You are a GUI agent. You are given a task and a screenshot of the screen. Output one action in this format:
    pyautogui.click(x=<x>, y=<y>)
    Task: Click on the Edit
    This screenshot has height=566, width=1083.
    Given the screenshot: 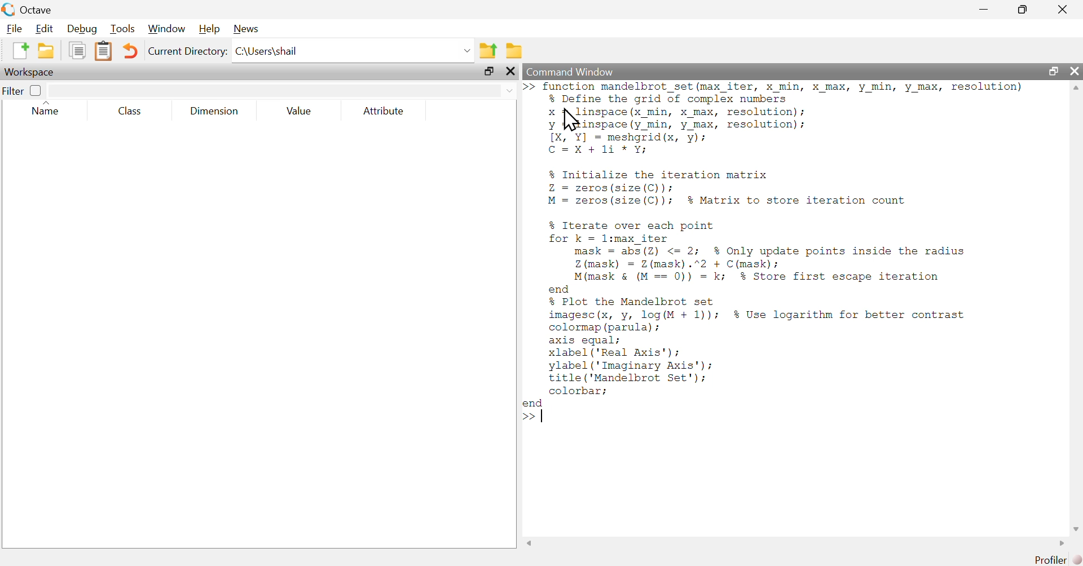 What is the action you would take?
    pyautogui.click(x=43, y=28)
    